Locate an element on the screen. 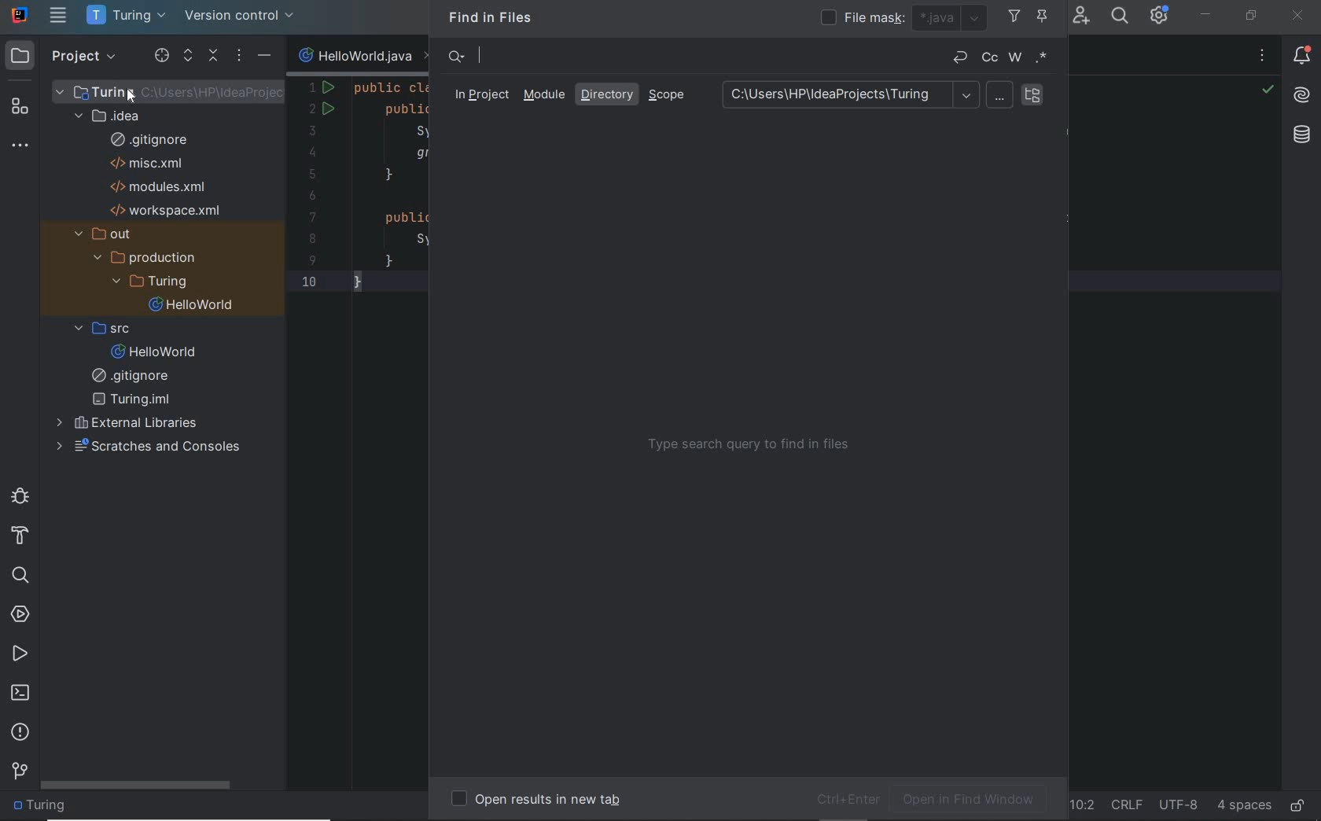  path is located at coordinates (849, 95).